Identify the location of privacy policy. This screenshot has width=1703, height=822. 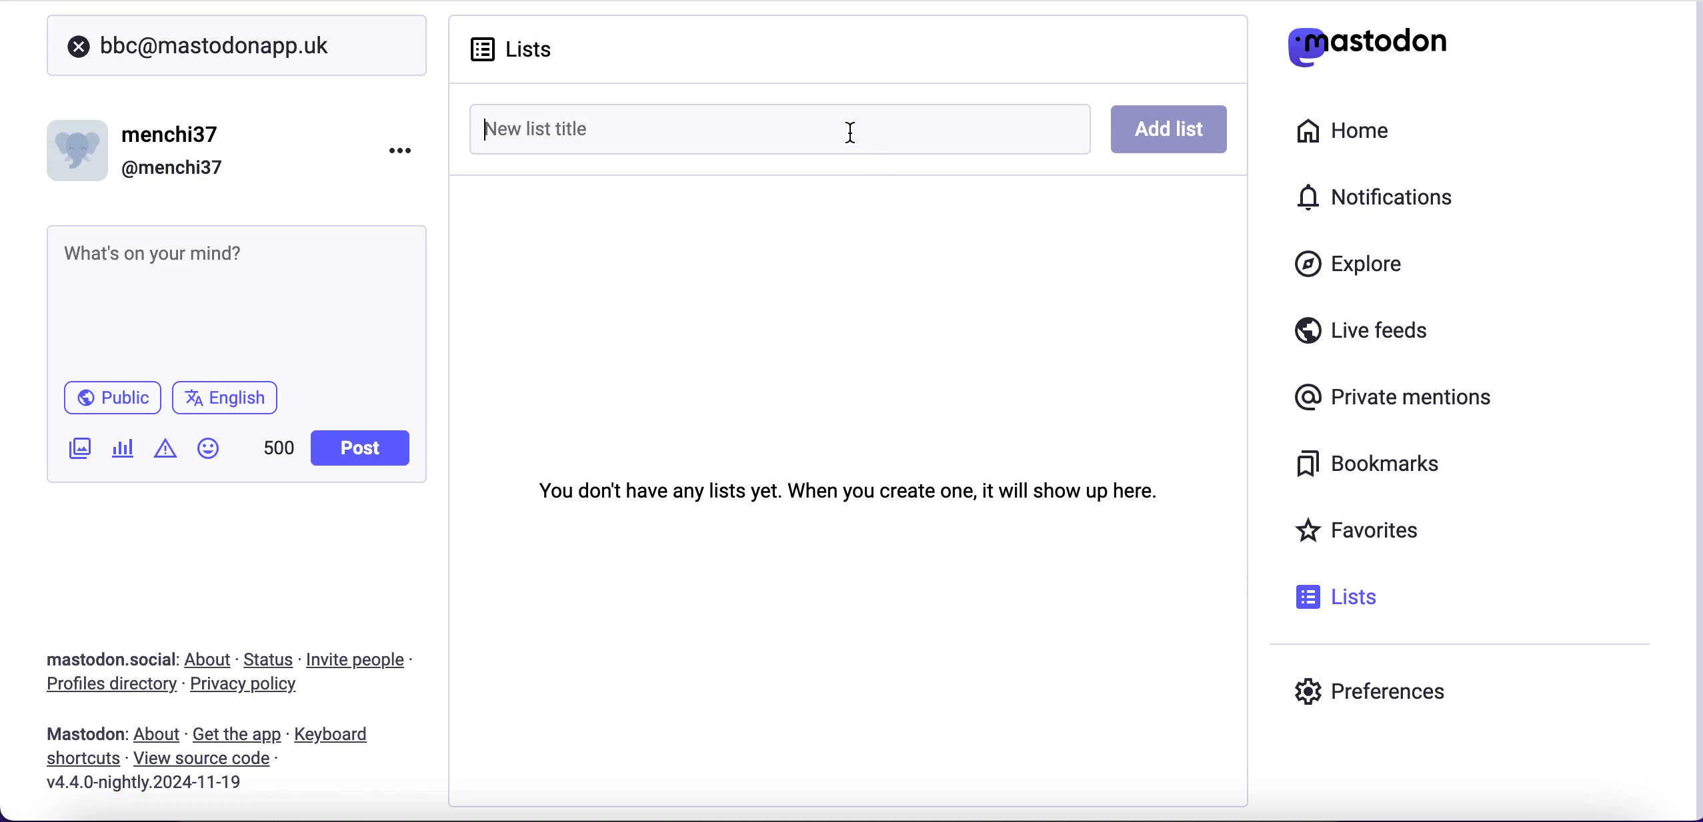
(255, 686).